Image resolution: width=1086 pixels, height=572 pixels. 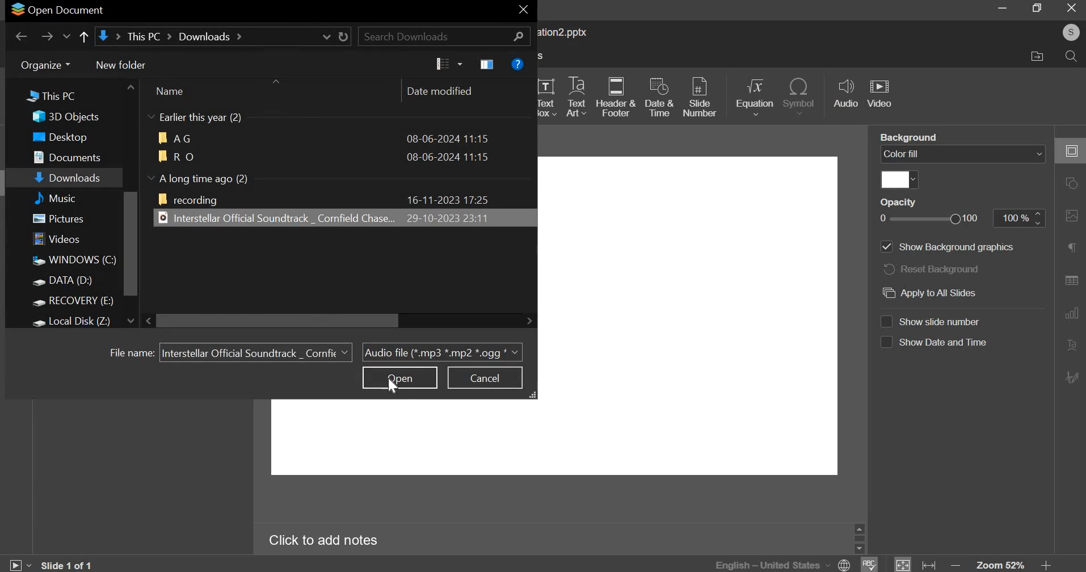 I want to click on Videos, so click(x=58, y=239).